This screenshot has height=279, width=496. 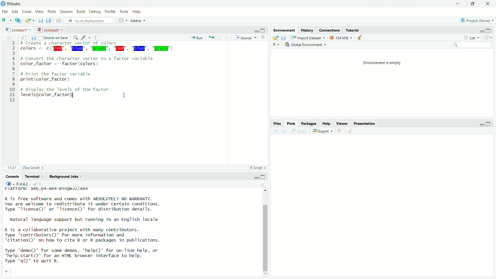 I want to click on minimize, so click(x=458, y=3).